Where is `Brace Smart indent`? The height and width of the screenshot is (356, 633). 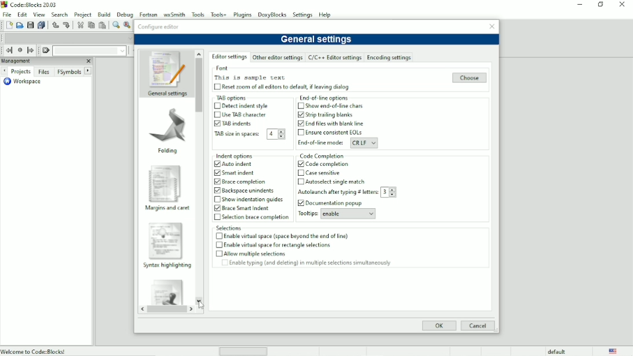
Brace Smart indent is located at coordinates (246, 208).